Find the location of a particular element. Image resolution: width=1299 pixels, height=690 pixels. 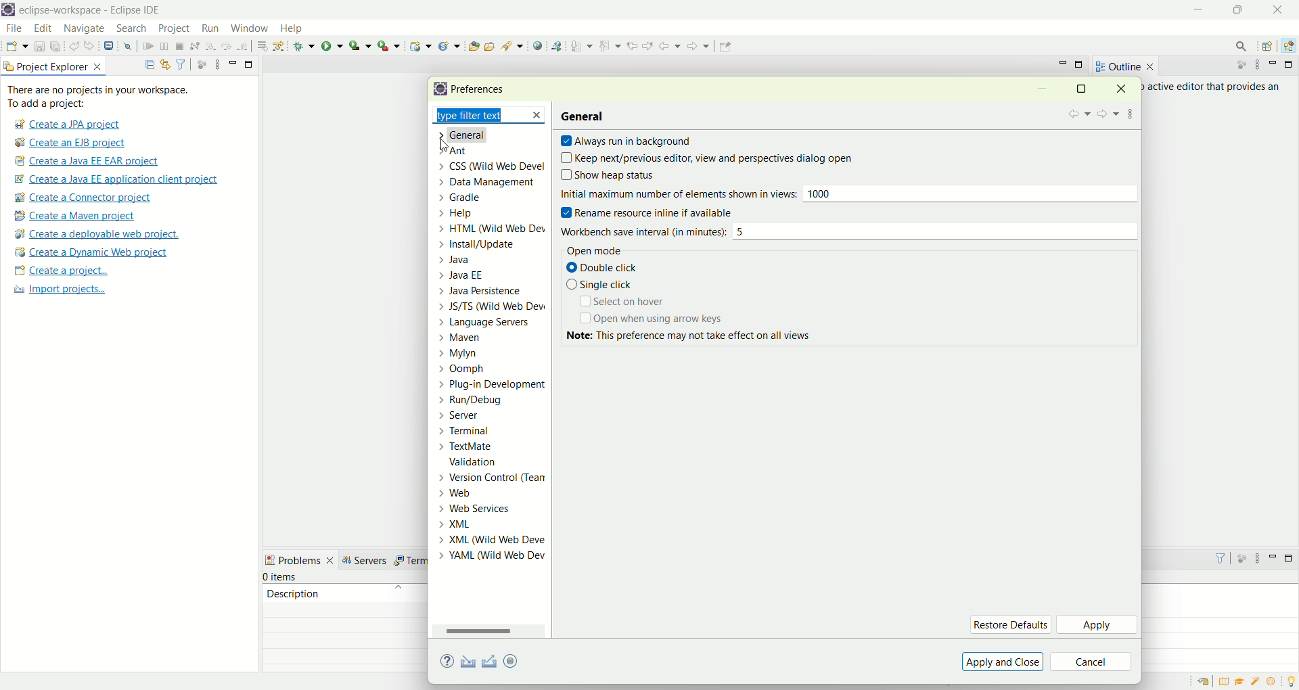

focus on active task is located at coordinates (1241, 557).